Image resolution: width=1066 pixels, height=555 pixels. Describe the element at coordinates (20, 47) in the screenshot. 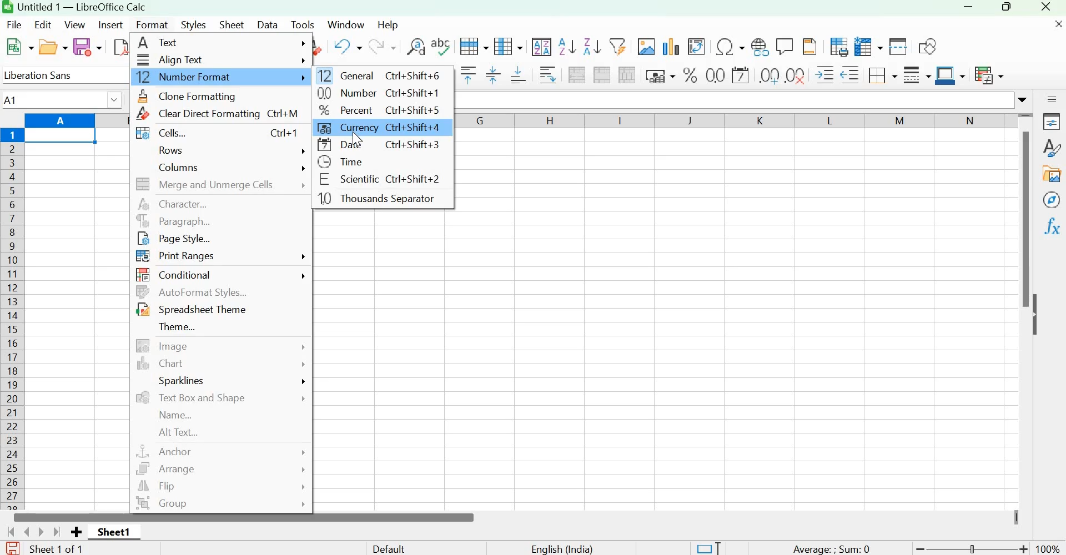

I see `New` at that location.